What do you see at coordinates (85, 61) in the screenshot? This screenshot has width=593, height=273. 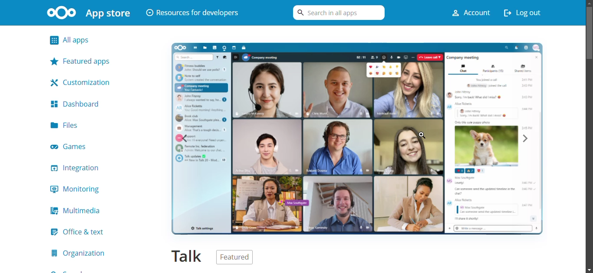 I see `featured apps` at bounding box center [85, 61].